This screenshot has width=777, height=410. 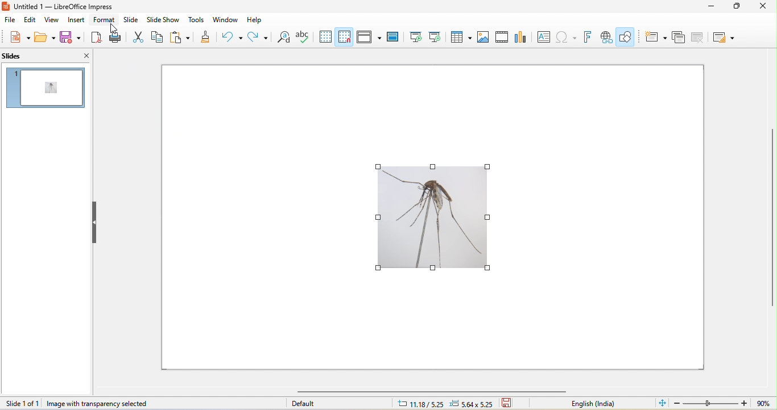 I want to click on undo, so click(x=230, y=37).